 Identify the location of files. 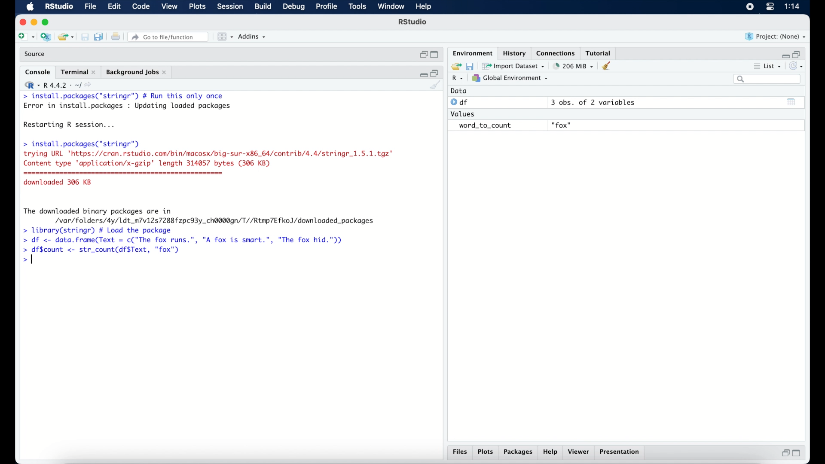
(461, 452).